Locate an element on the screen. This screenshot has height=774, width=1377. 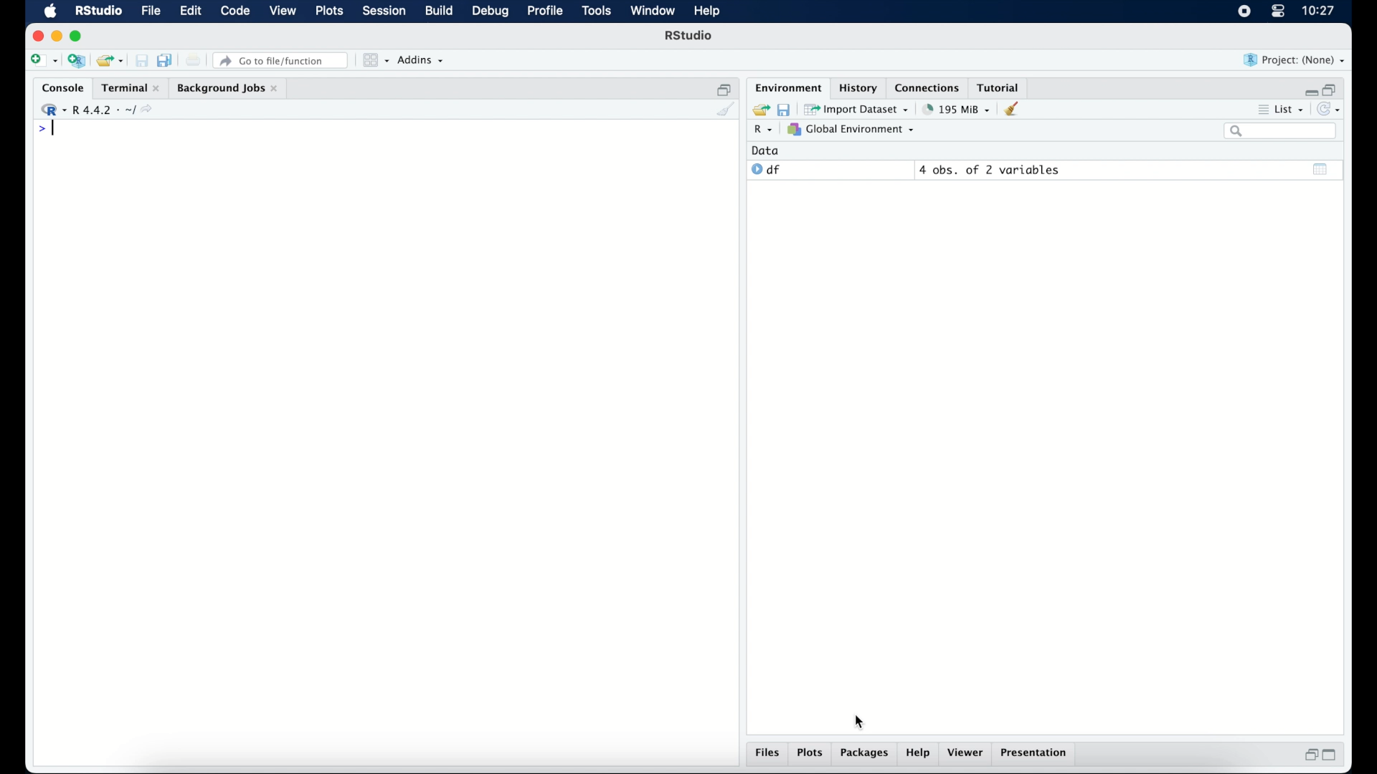
edit is located at coordinates (189, 11).